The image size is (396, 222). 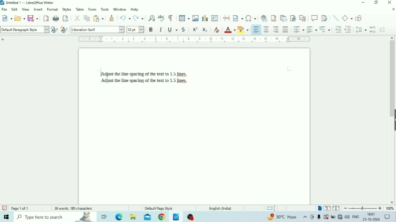 I want to click on Increase Paragraph Spacing, so click(x=372, y=30).